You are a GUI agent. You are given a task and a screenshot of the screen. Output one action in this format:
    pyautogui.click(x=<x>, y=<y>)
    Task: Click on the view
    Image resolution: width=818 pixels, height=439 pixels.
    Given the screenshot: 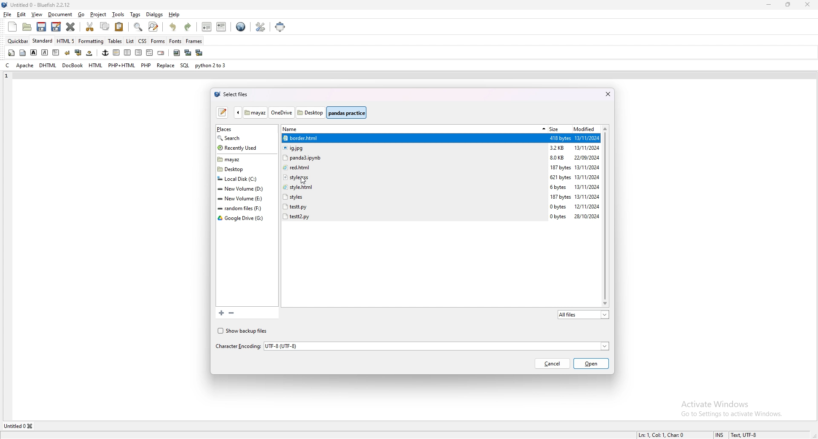 What is the action you would take?
    pyautogui.click(x=37, y=14)
    